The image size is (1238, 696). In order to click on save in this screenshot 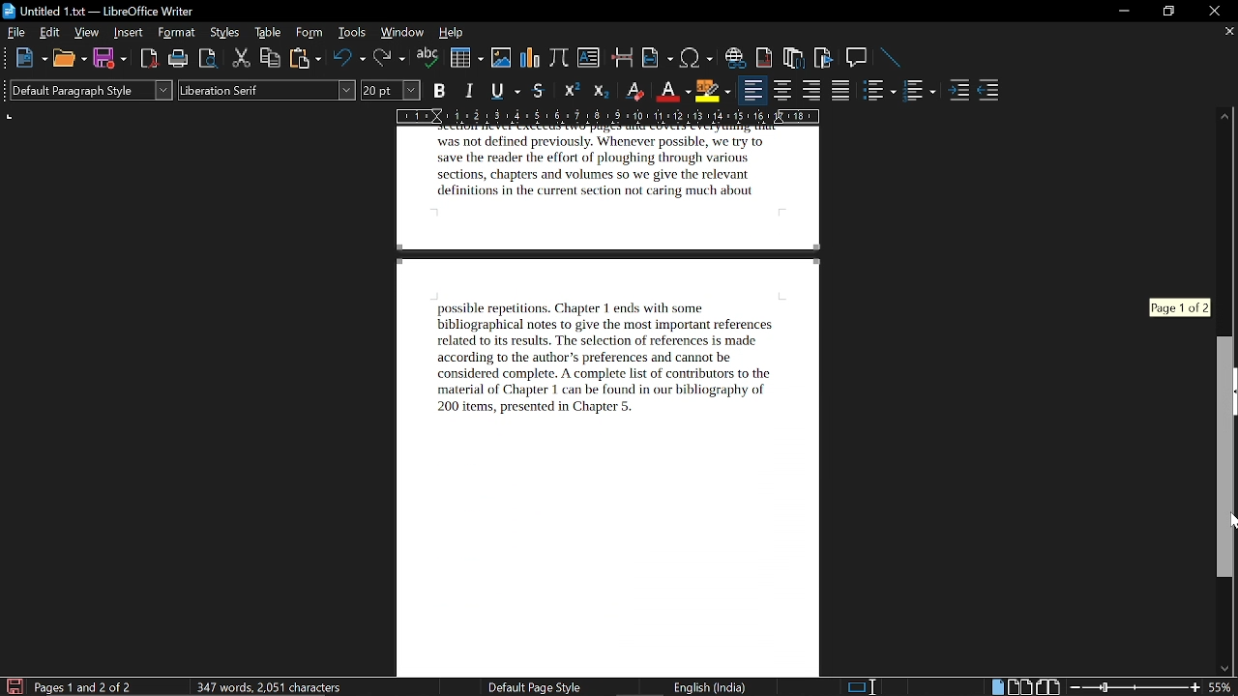, I will do `click(13, 686)`.